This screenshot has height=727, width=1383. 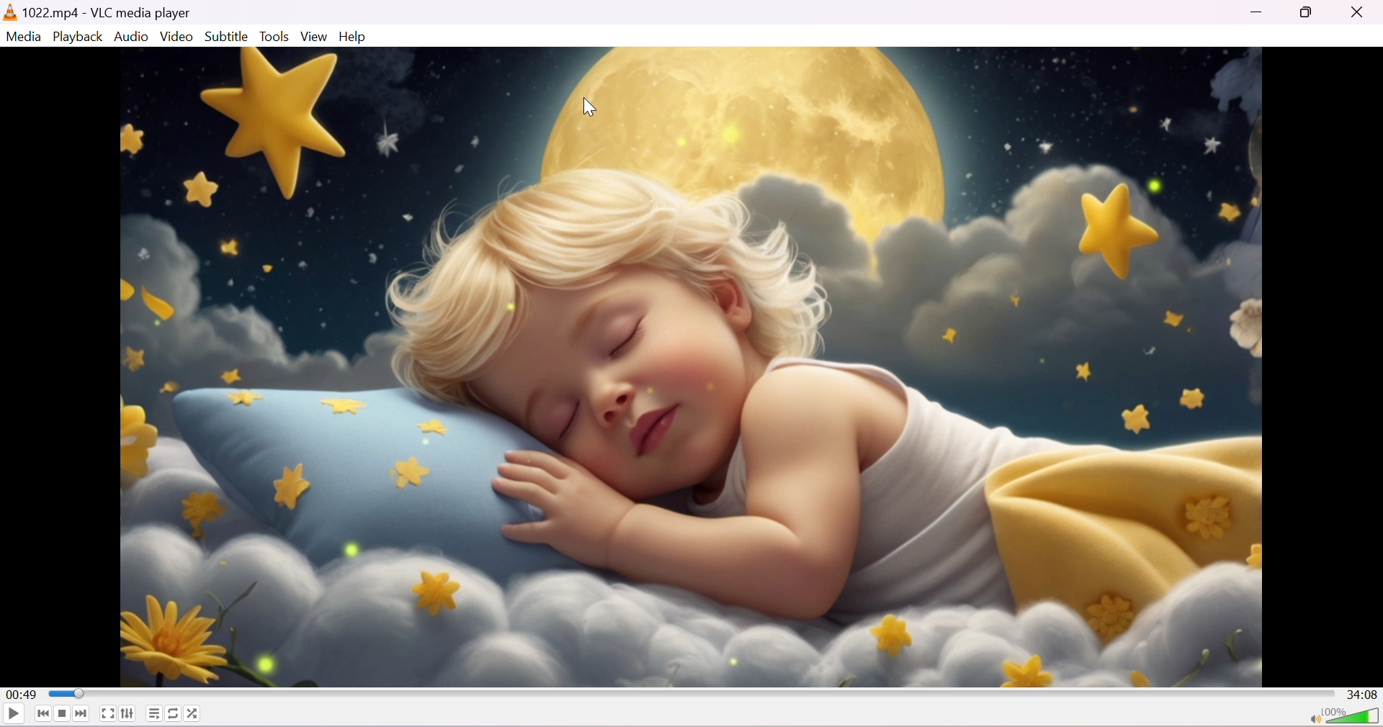 I want to click on Minimize, so click(x=1258, y=14).